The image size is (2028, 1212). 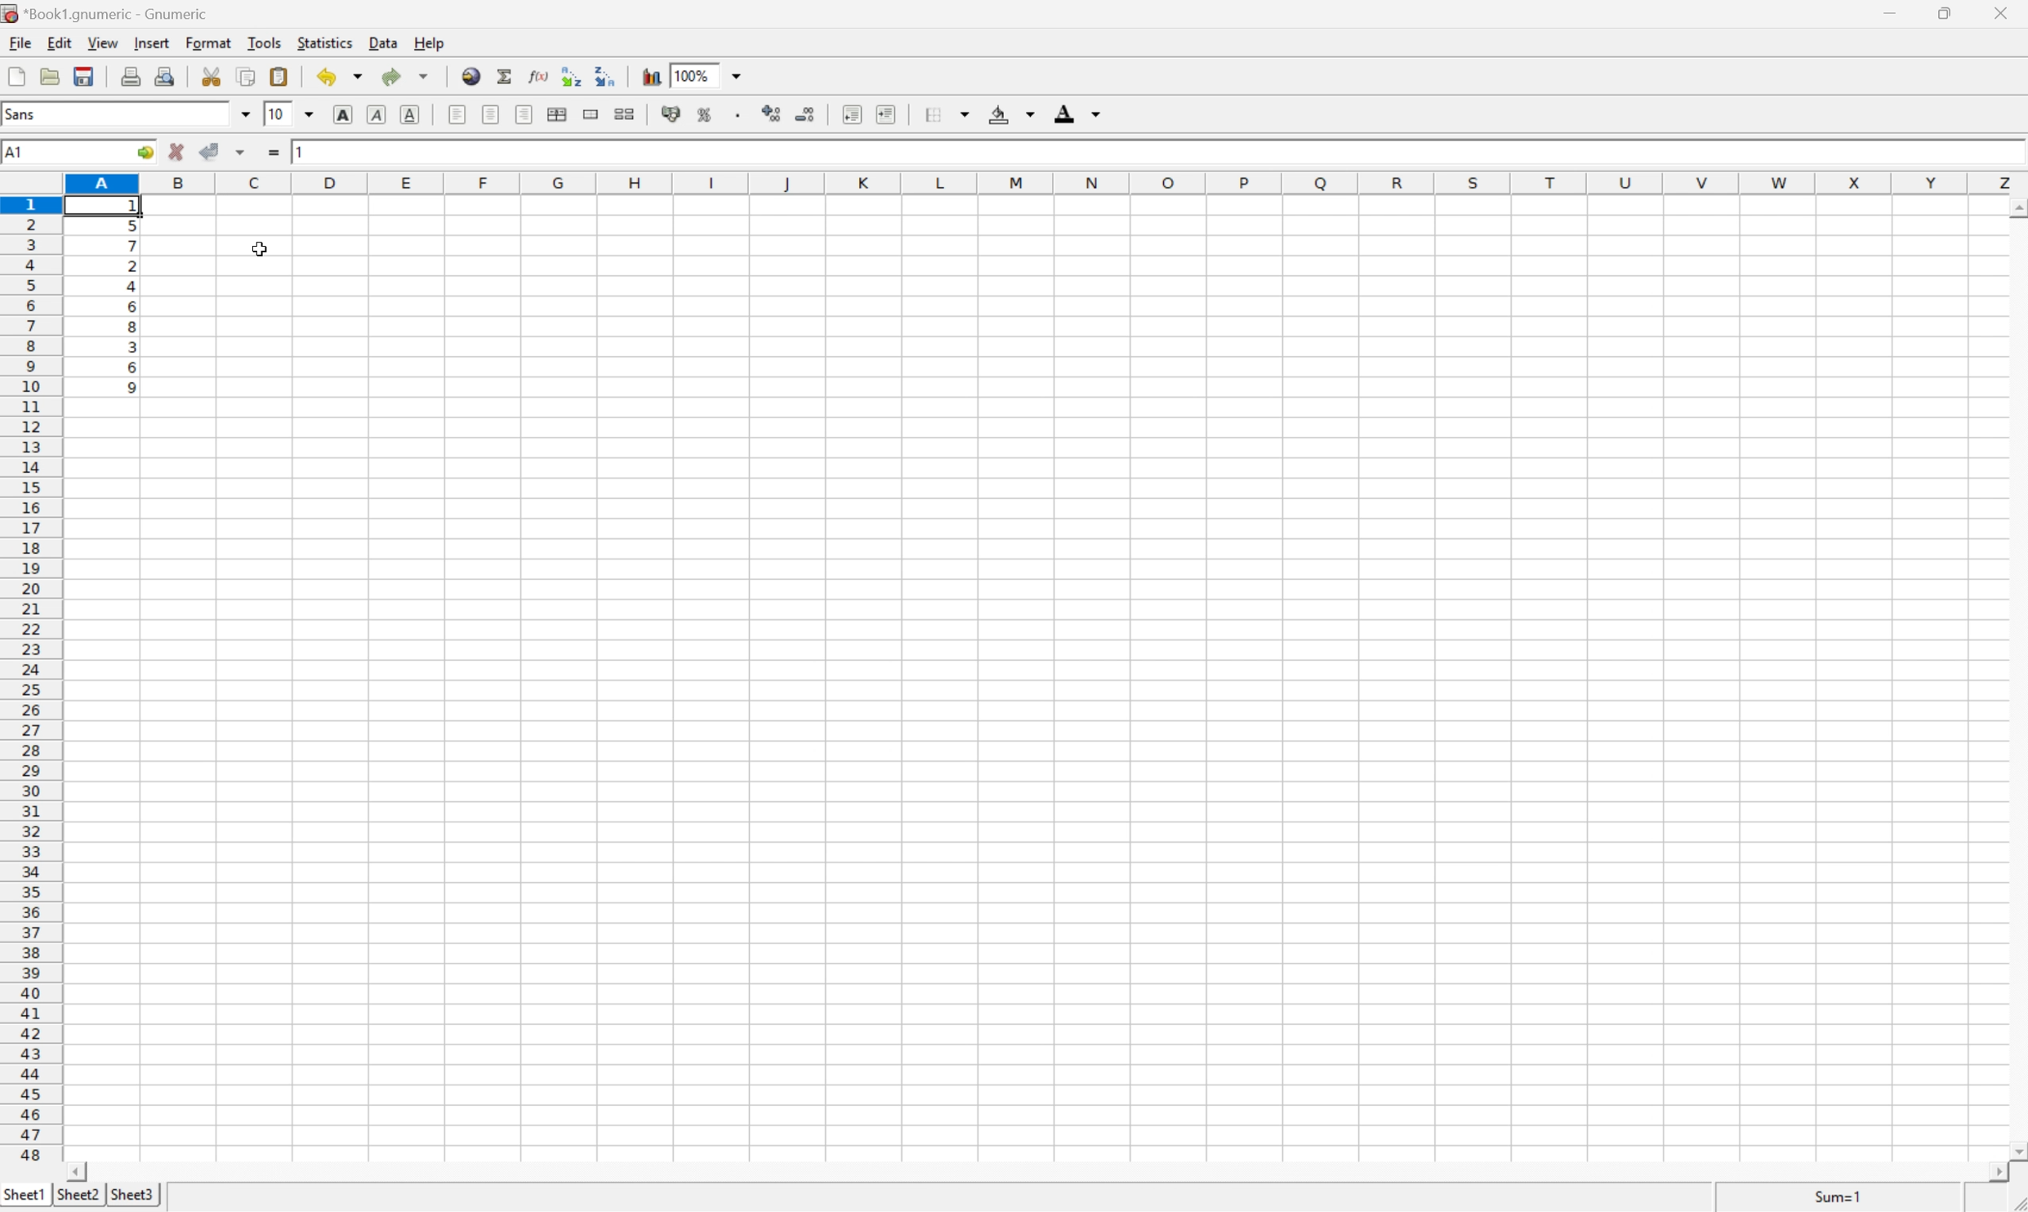 I want to click on tools, so click(x=264, y=44).